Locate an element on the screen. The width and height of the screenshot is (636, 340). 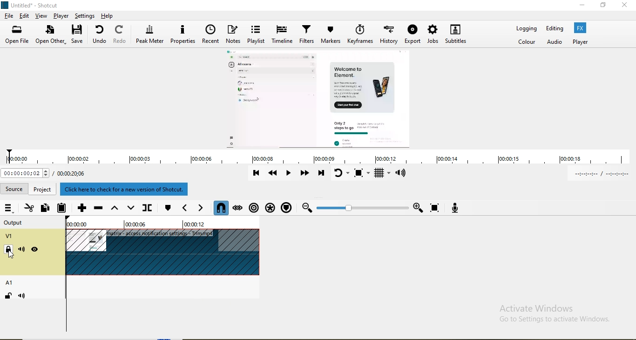
Keyframes is located at coordinates (361, 34).